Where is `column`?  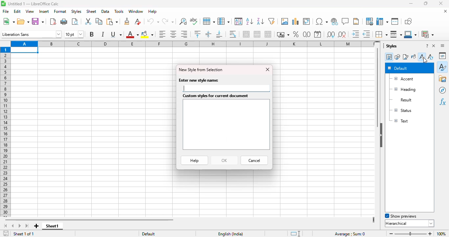 column is located at coordinates (224, 21).